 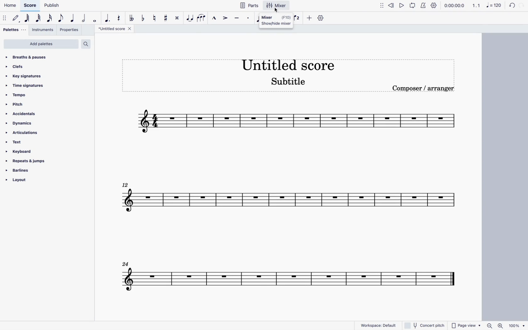 What do you see at coordinates (522, 6) in the screenshot?
I see `forward` at bounding box center [522, 6].